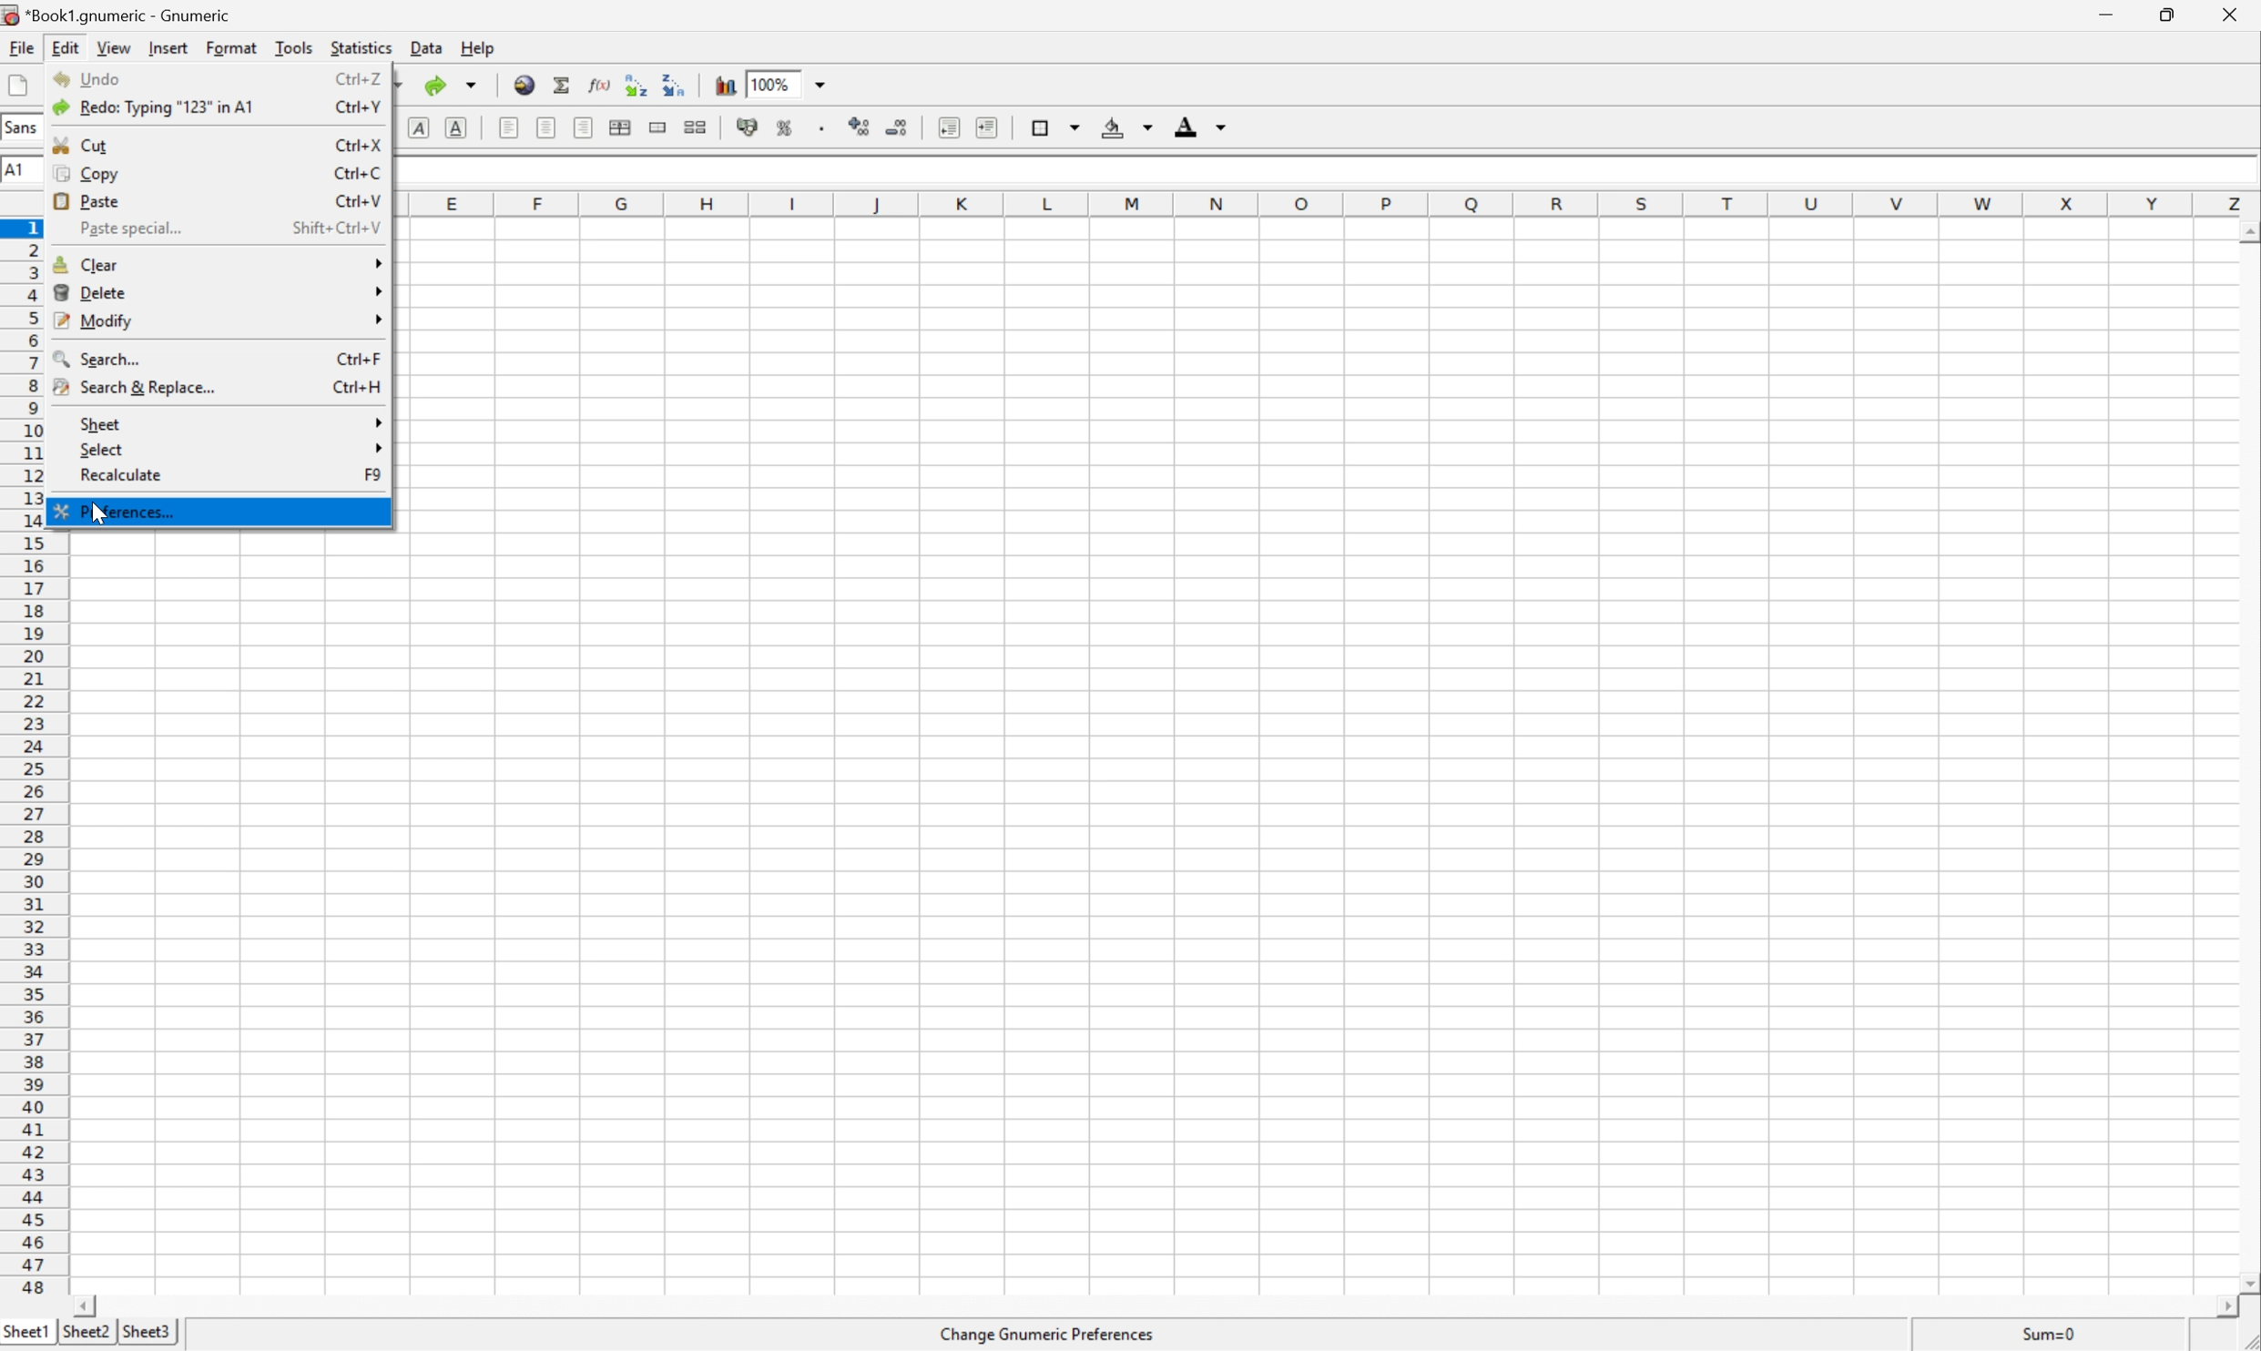  I want to click on Formula bar, so click(1319, 178).